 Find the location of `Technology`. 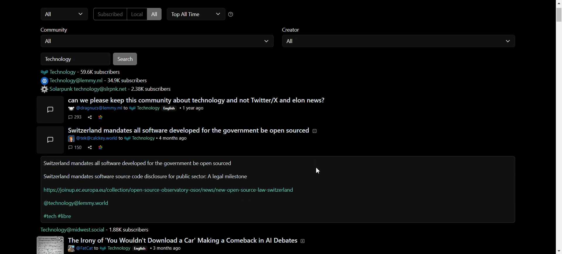

Technology is located at coordinates (76, 58).